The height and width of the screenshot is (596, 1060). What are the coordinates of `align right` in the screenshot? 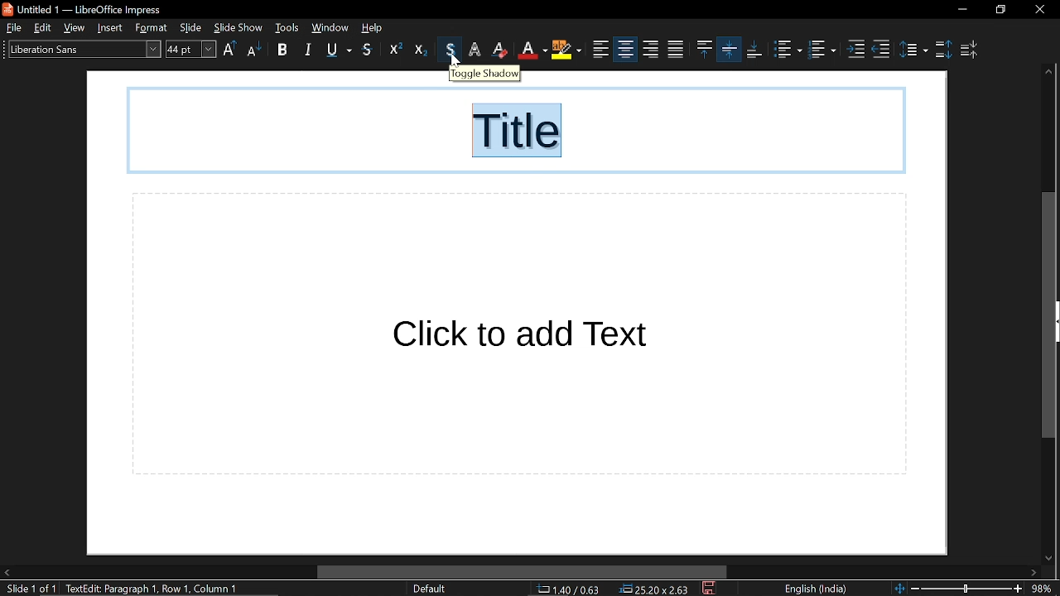 It's located at (624, 49).